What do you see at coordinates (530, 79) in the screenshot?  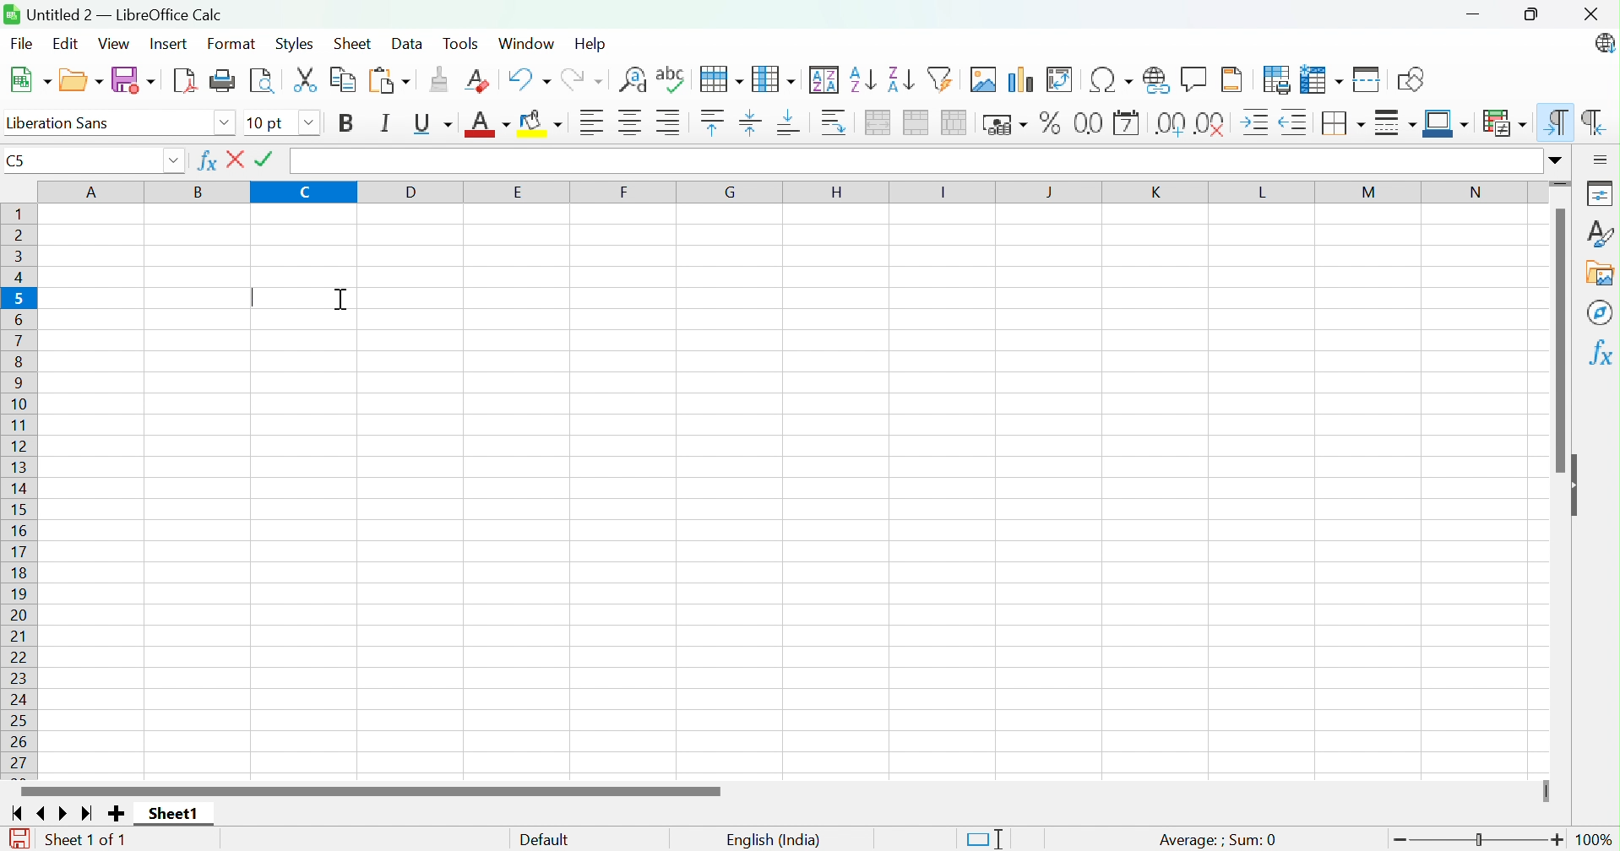 I see `Undo` at bounding box center [530, 79].